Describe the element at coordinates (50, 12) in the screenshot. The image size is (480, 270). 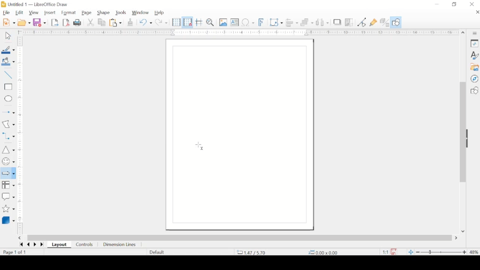
I see `insert` at that location.